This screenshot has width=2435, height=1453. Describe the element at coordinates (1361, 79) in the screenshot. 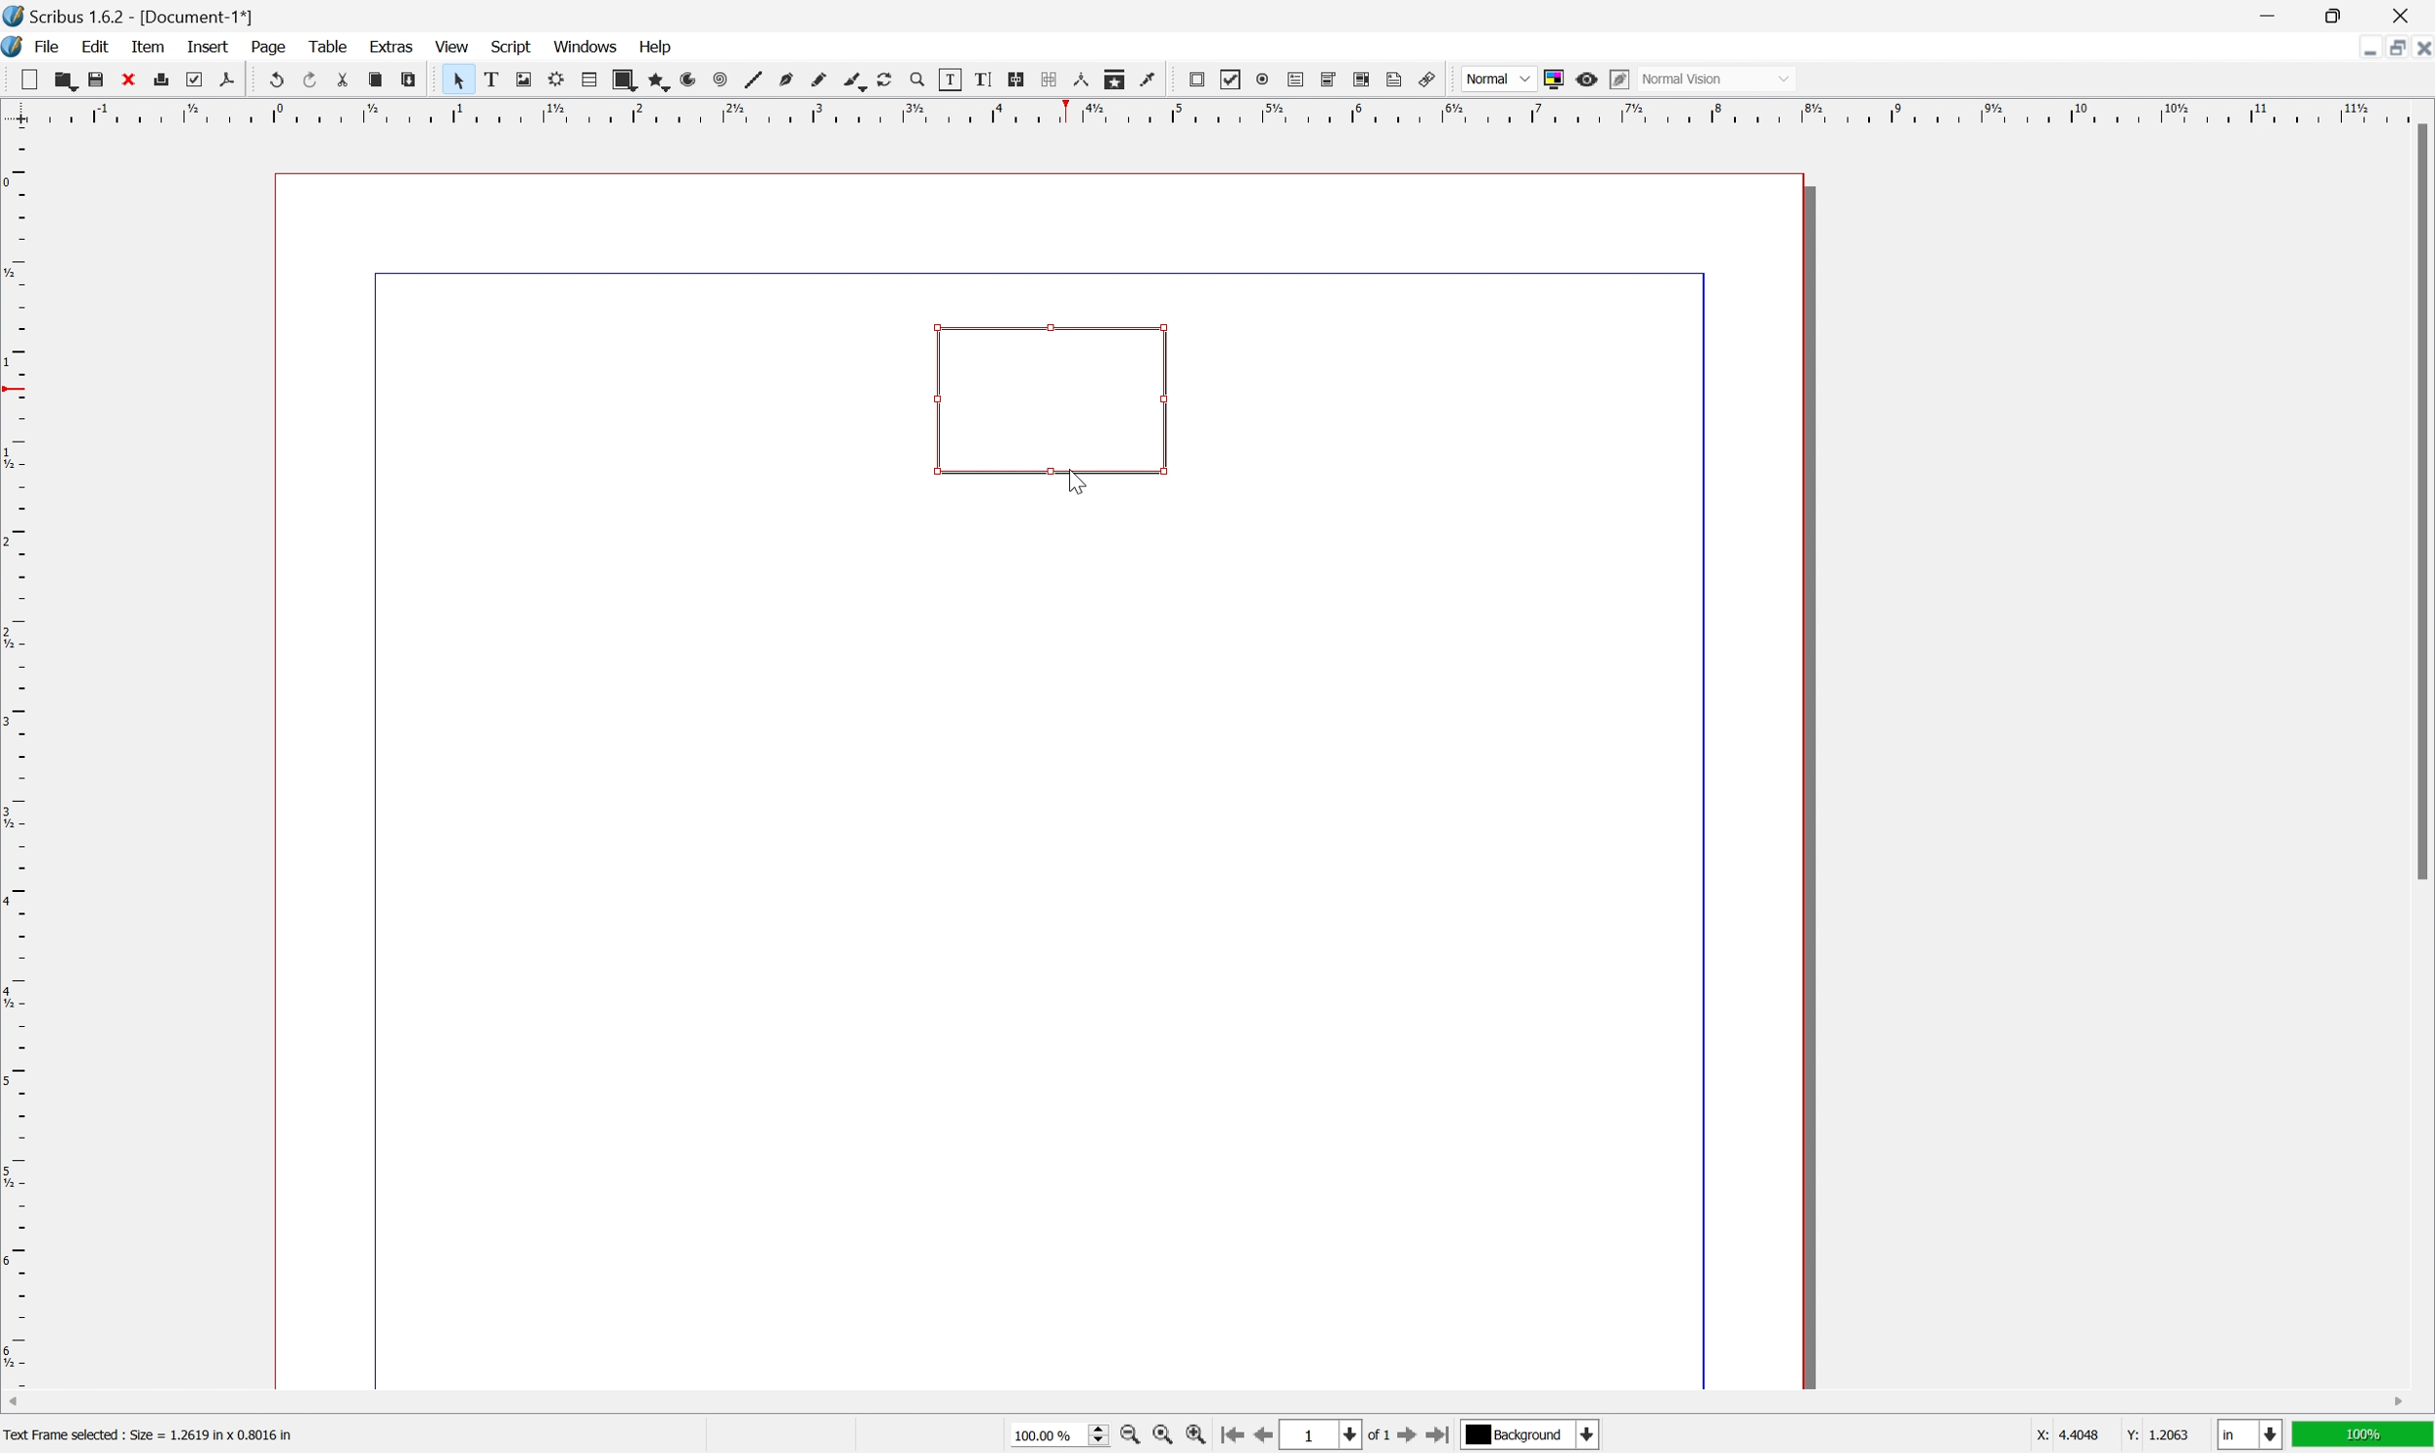

I see `pdf list box` at that location.